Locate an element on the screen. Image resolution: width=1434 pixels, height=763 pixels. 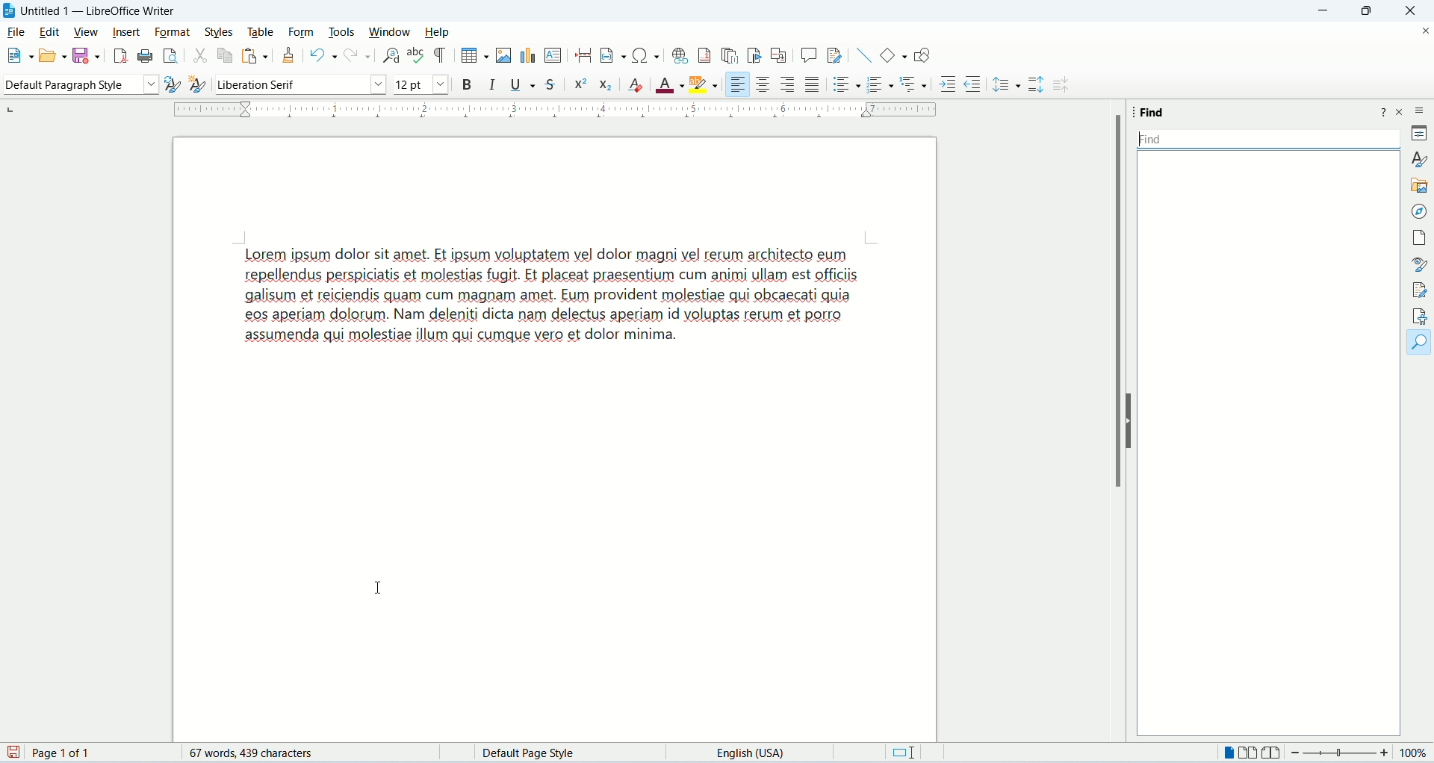
increase paragraph spacing is located at coordinates (1037, 86).